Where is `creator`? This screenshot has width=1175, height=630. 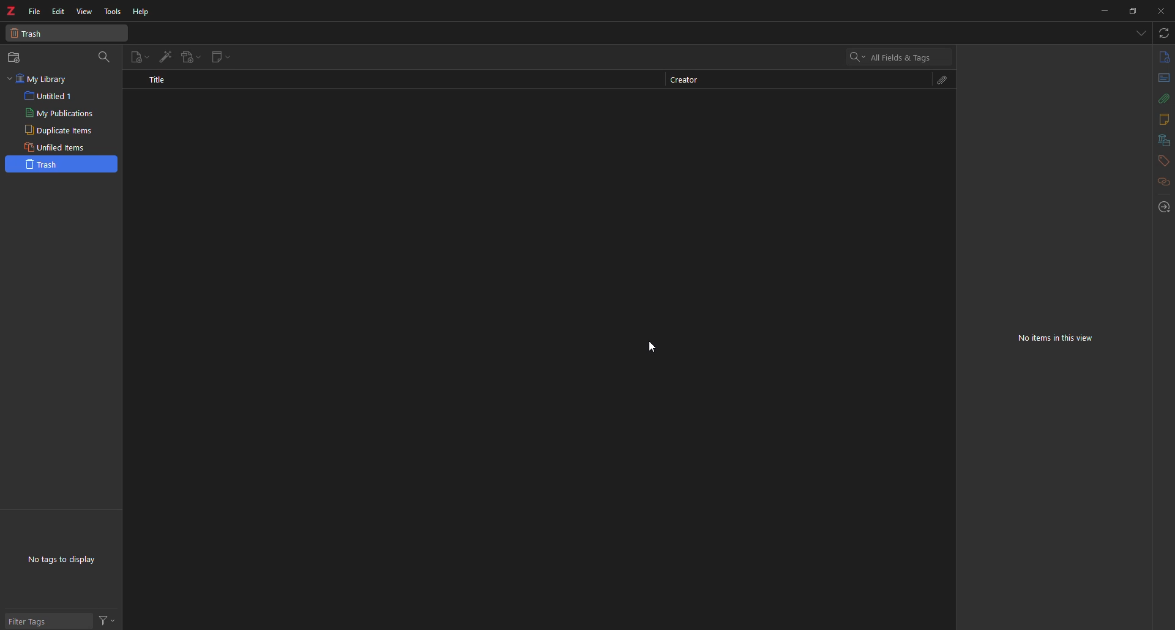
creator is located at coordinates (692, 80).